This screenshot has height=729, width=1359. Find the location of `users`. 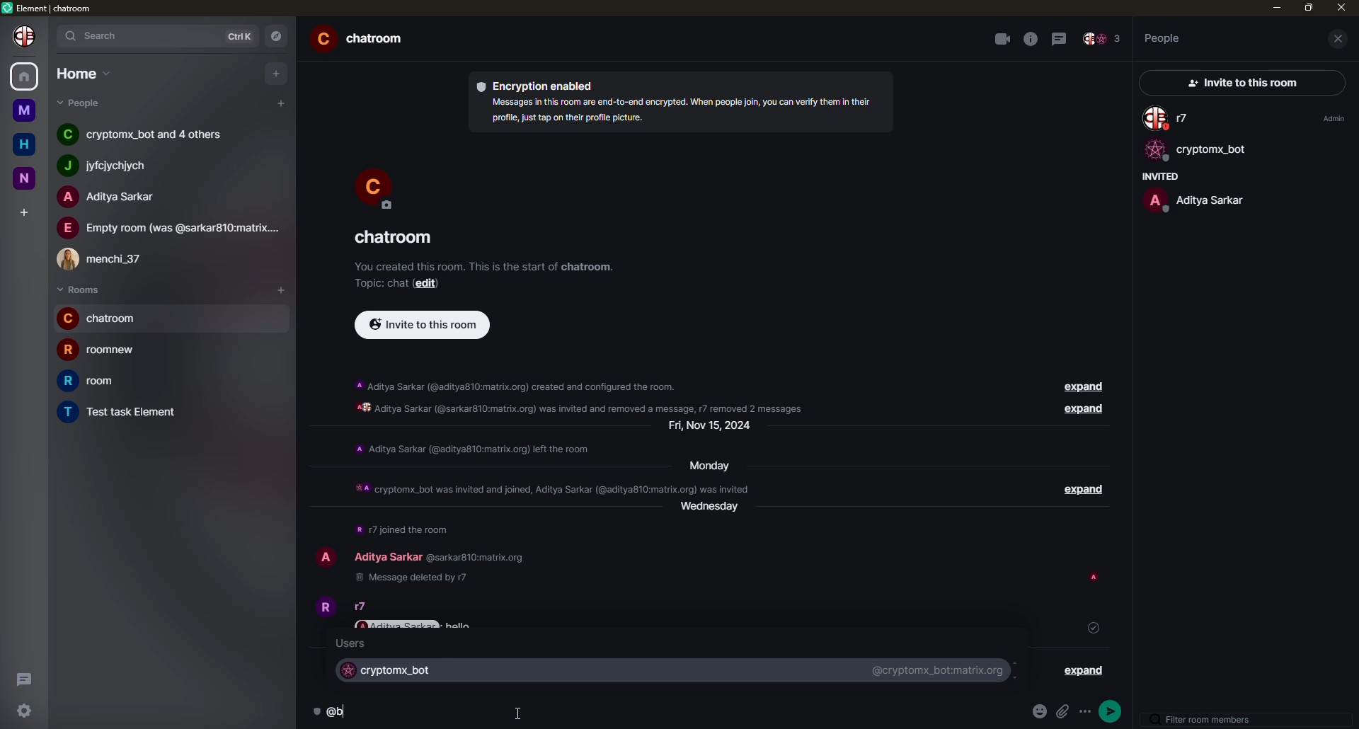

users is located at coordinates (351, 643).